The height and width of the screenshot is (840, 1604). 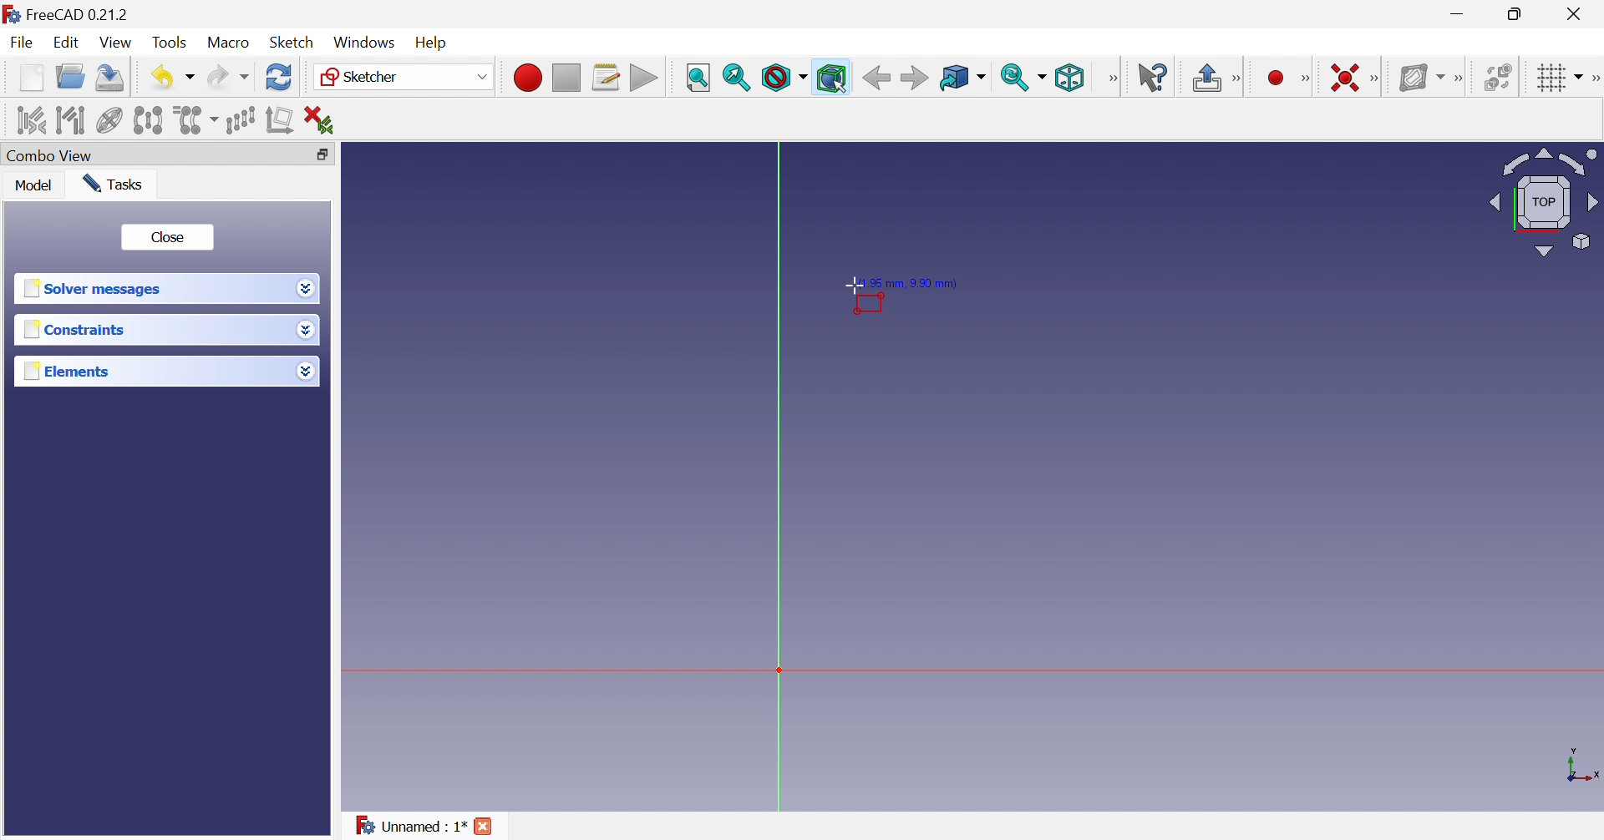 What do you see at coordinates (1463, 13) in the screenshot?
I see `Minimize` at bounding box center [1463, 13].